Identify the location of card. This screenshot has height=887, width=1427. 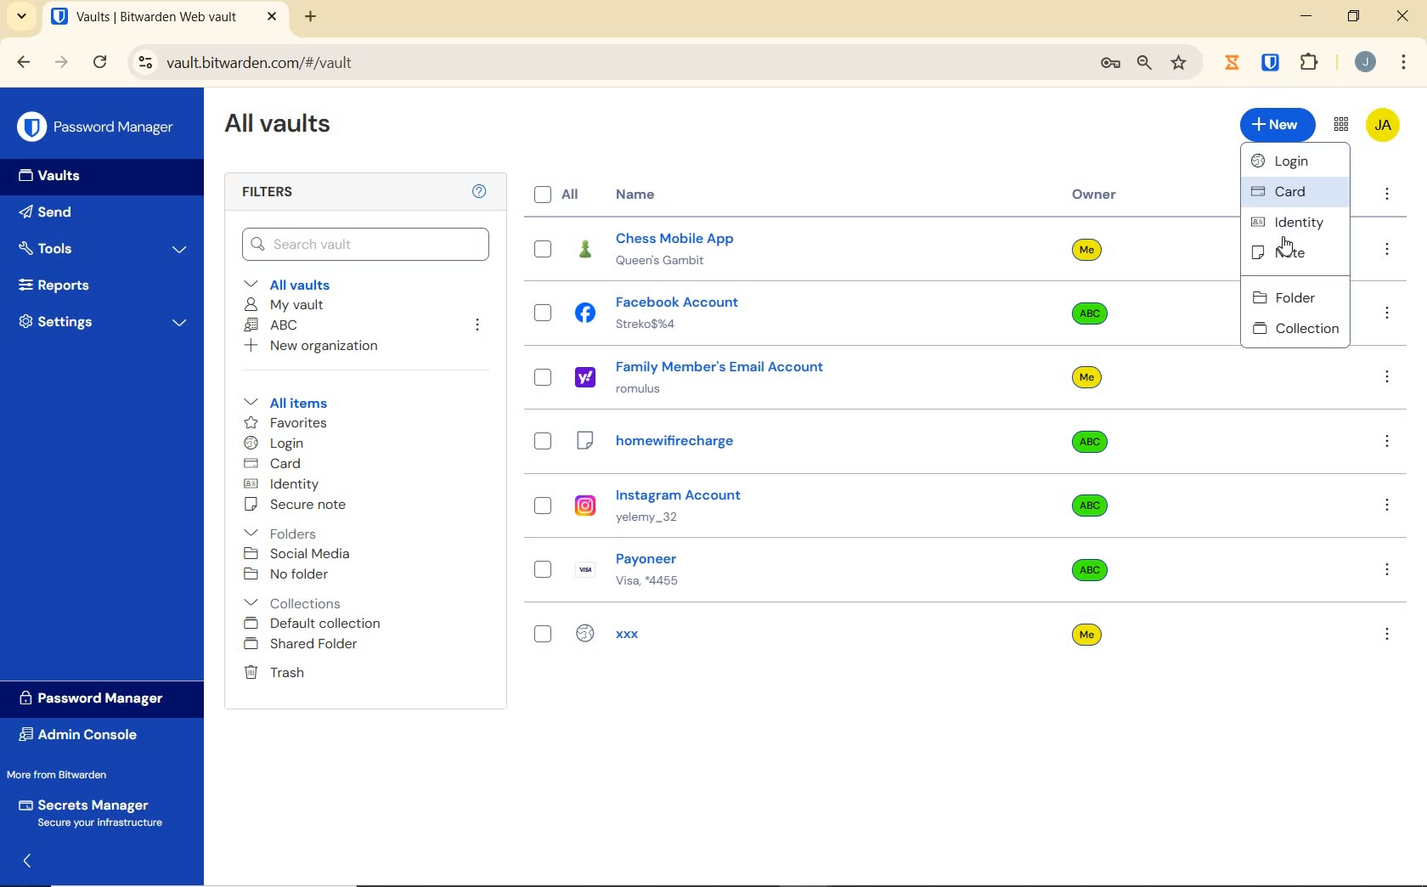
(1292, 193).